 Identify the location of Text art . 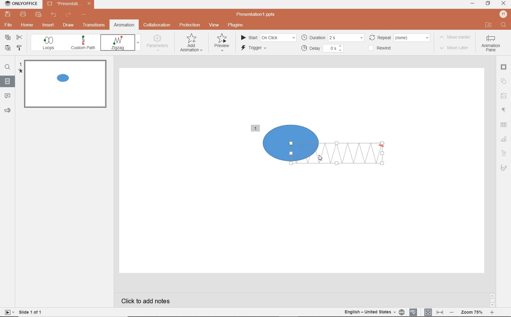
(503, 153).